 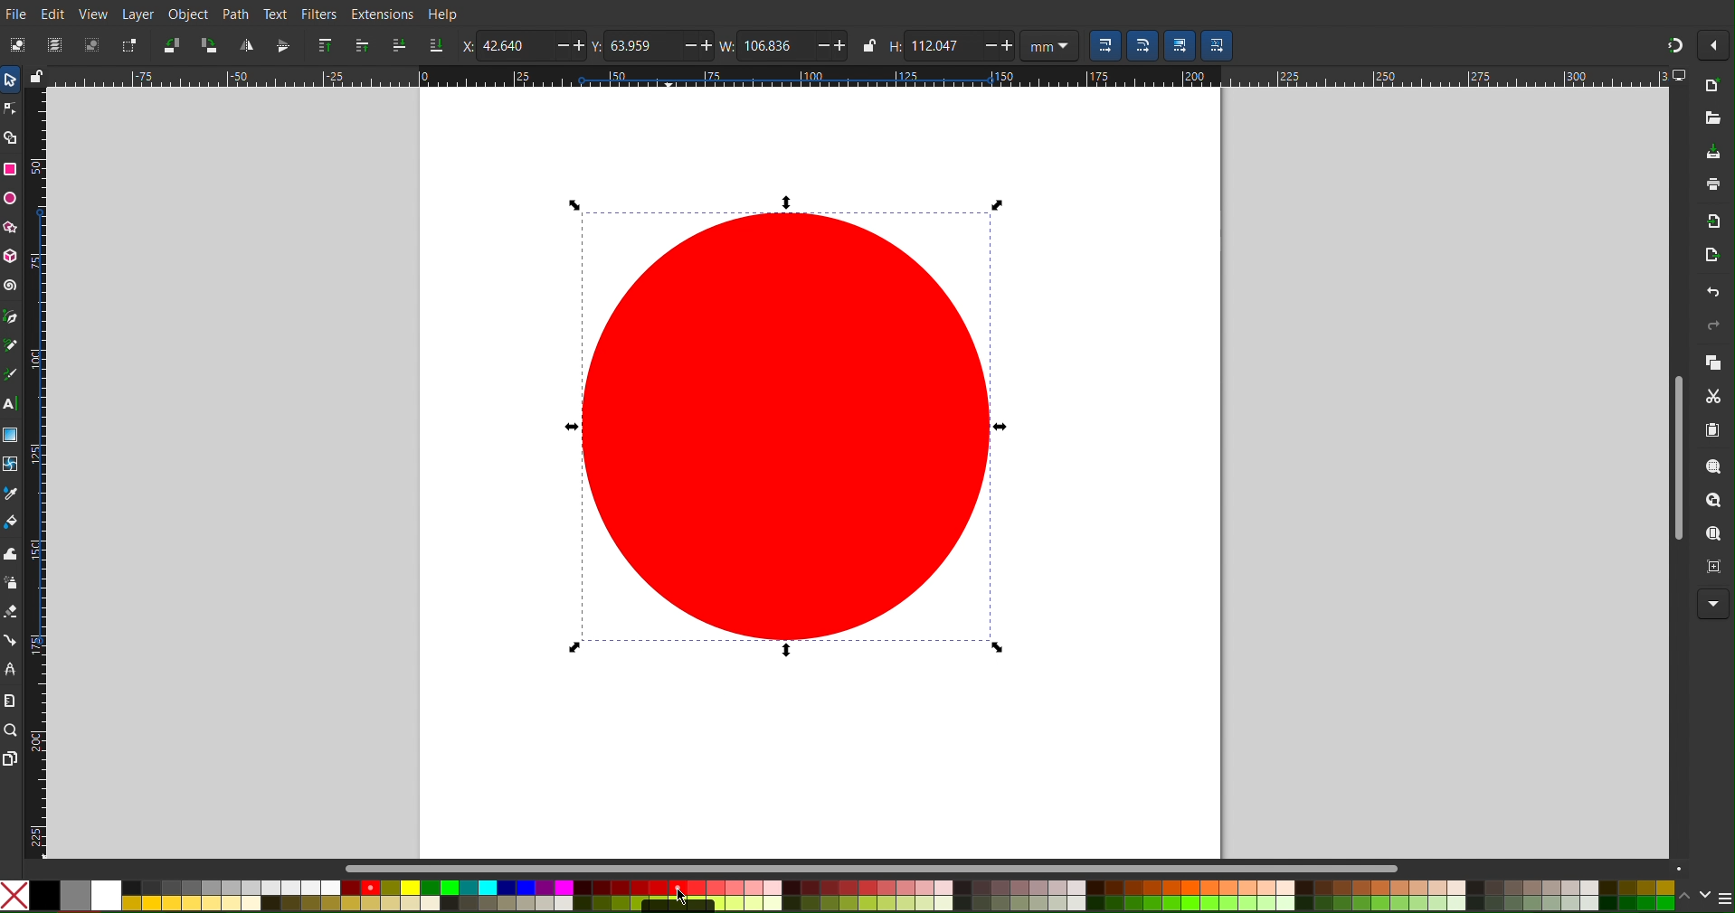 I want to click on Spray Tool, so click(x=12, y=584).